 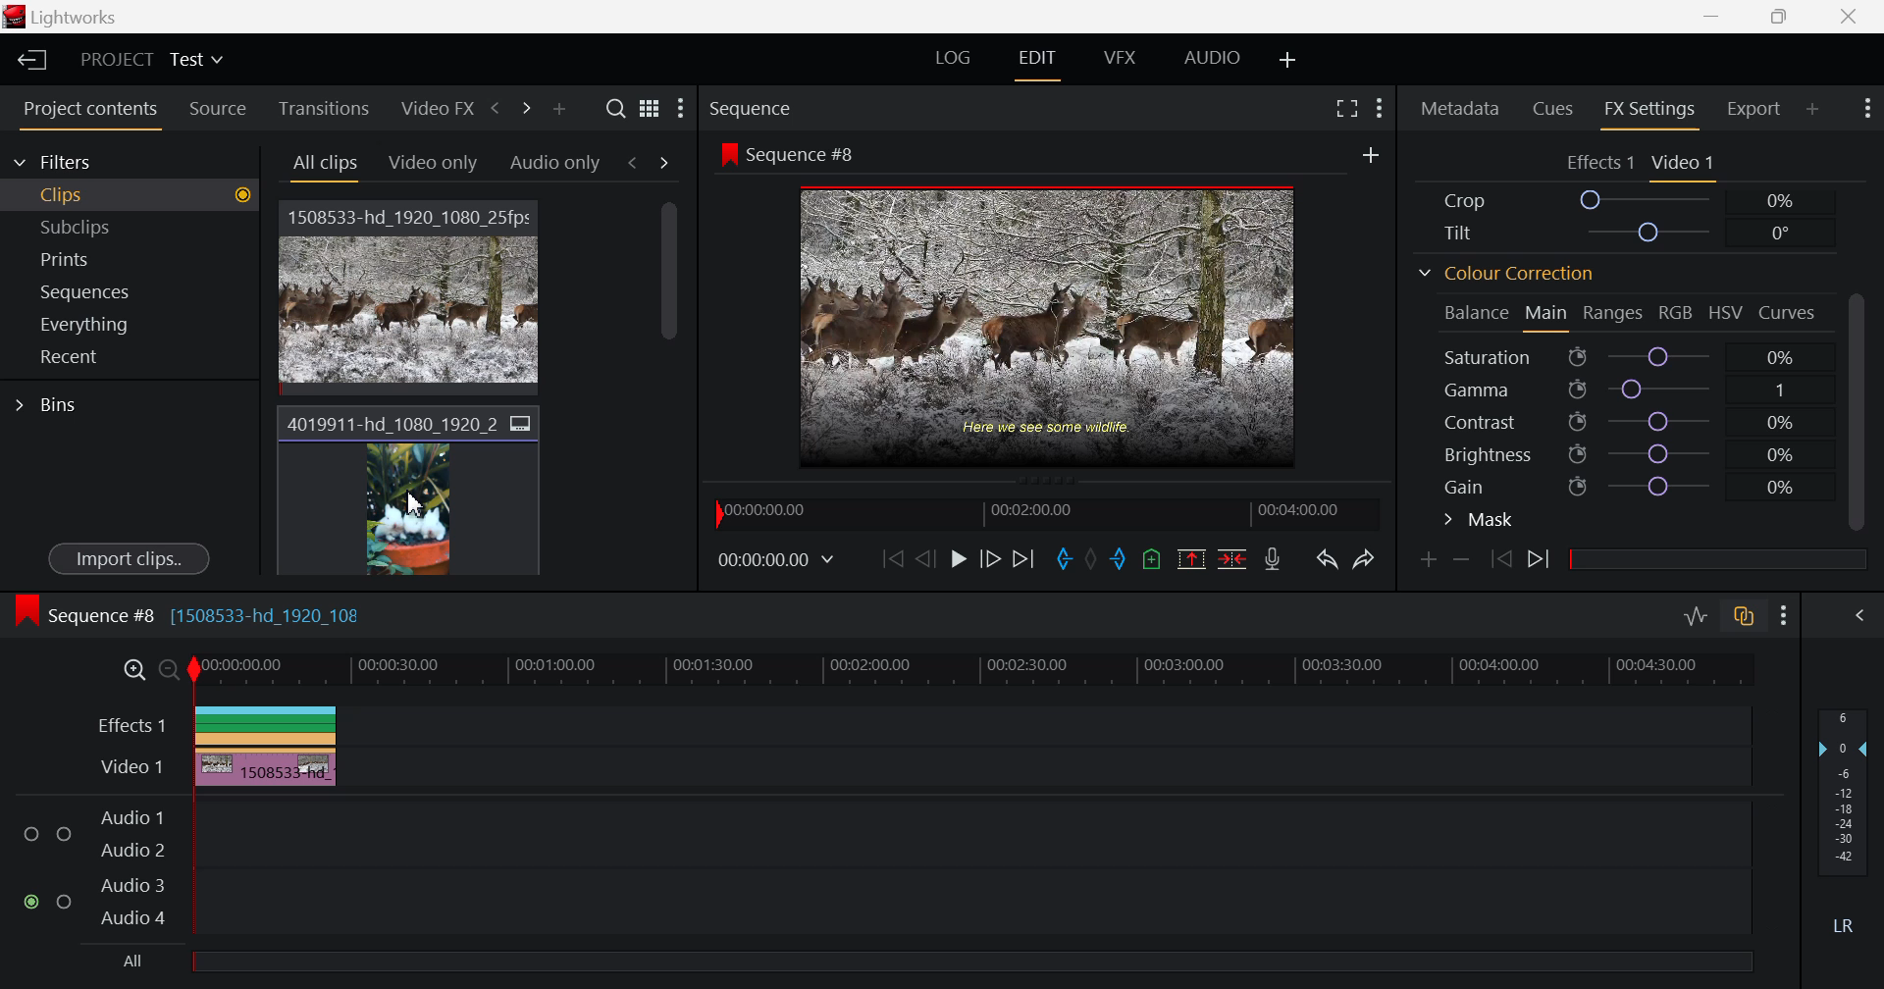 I want to click on Toggle Audio Levels Editing, so click(x=1696, y=618).